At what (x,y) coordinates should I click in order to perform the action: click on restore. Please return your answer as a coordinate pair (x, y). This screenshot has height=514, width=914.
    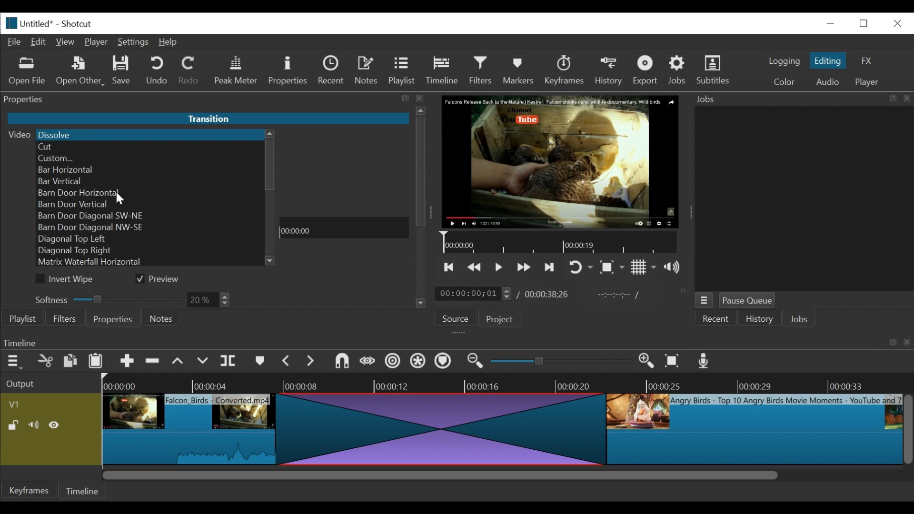
    Looking at the image, I should click on (866, 22).